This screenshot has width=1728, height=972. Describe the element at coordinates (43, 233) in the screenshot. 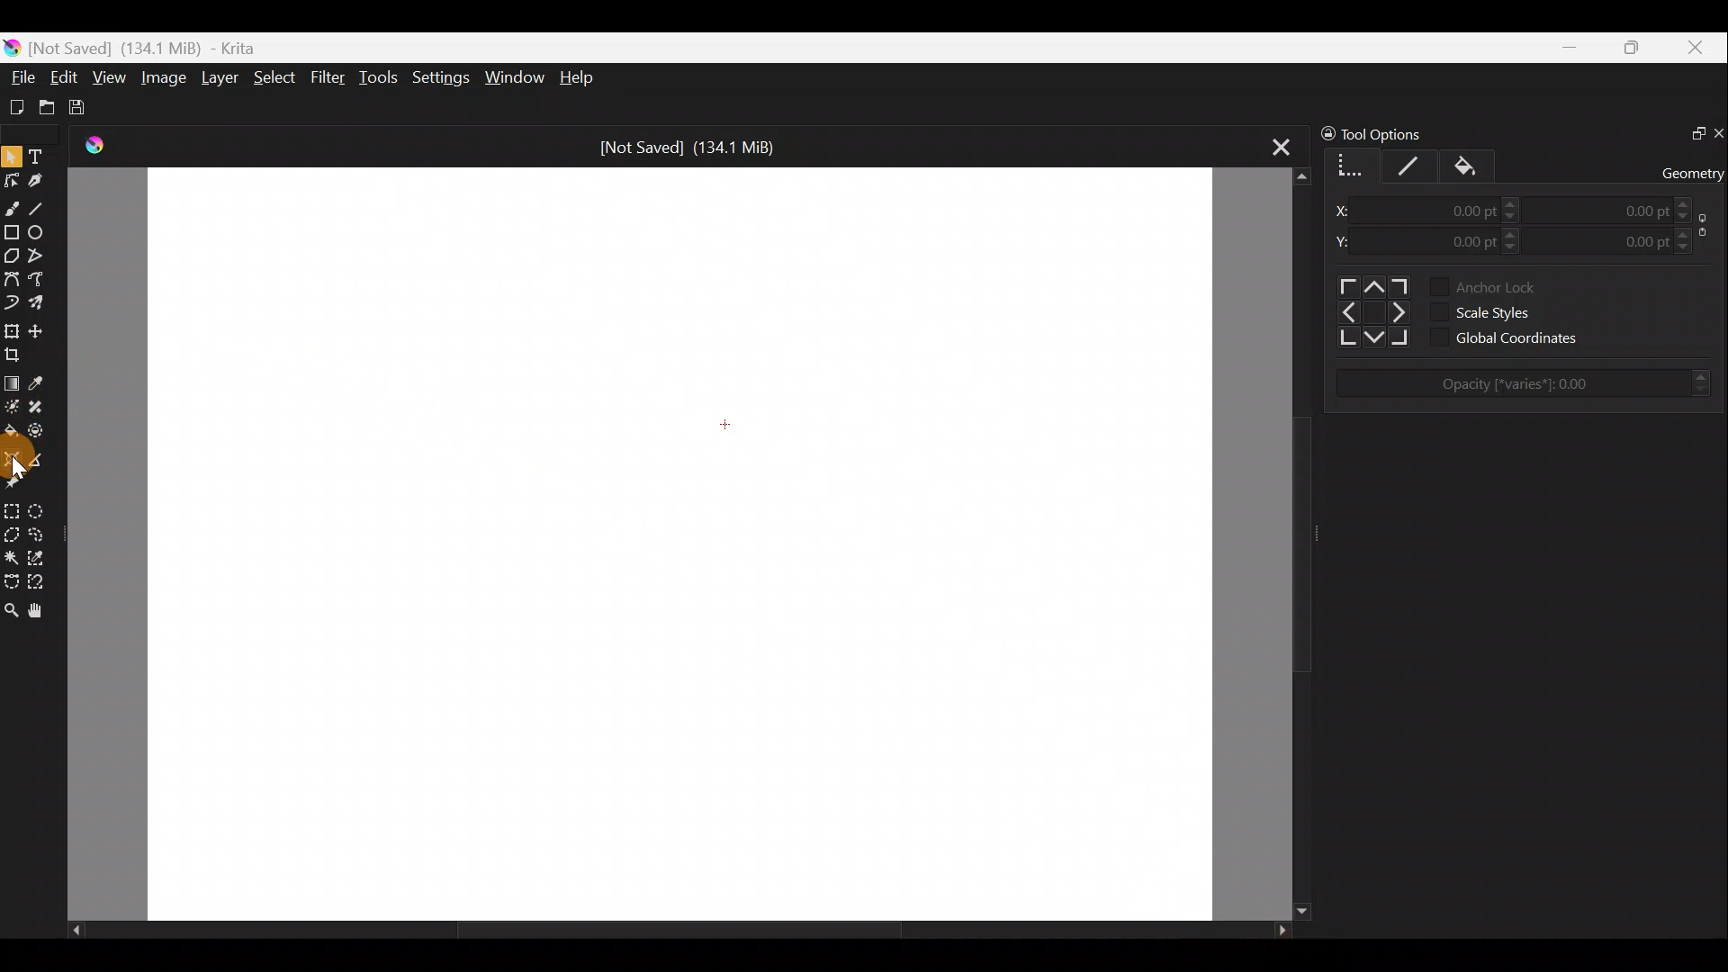

I see `Ellipse` at that location.